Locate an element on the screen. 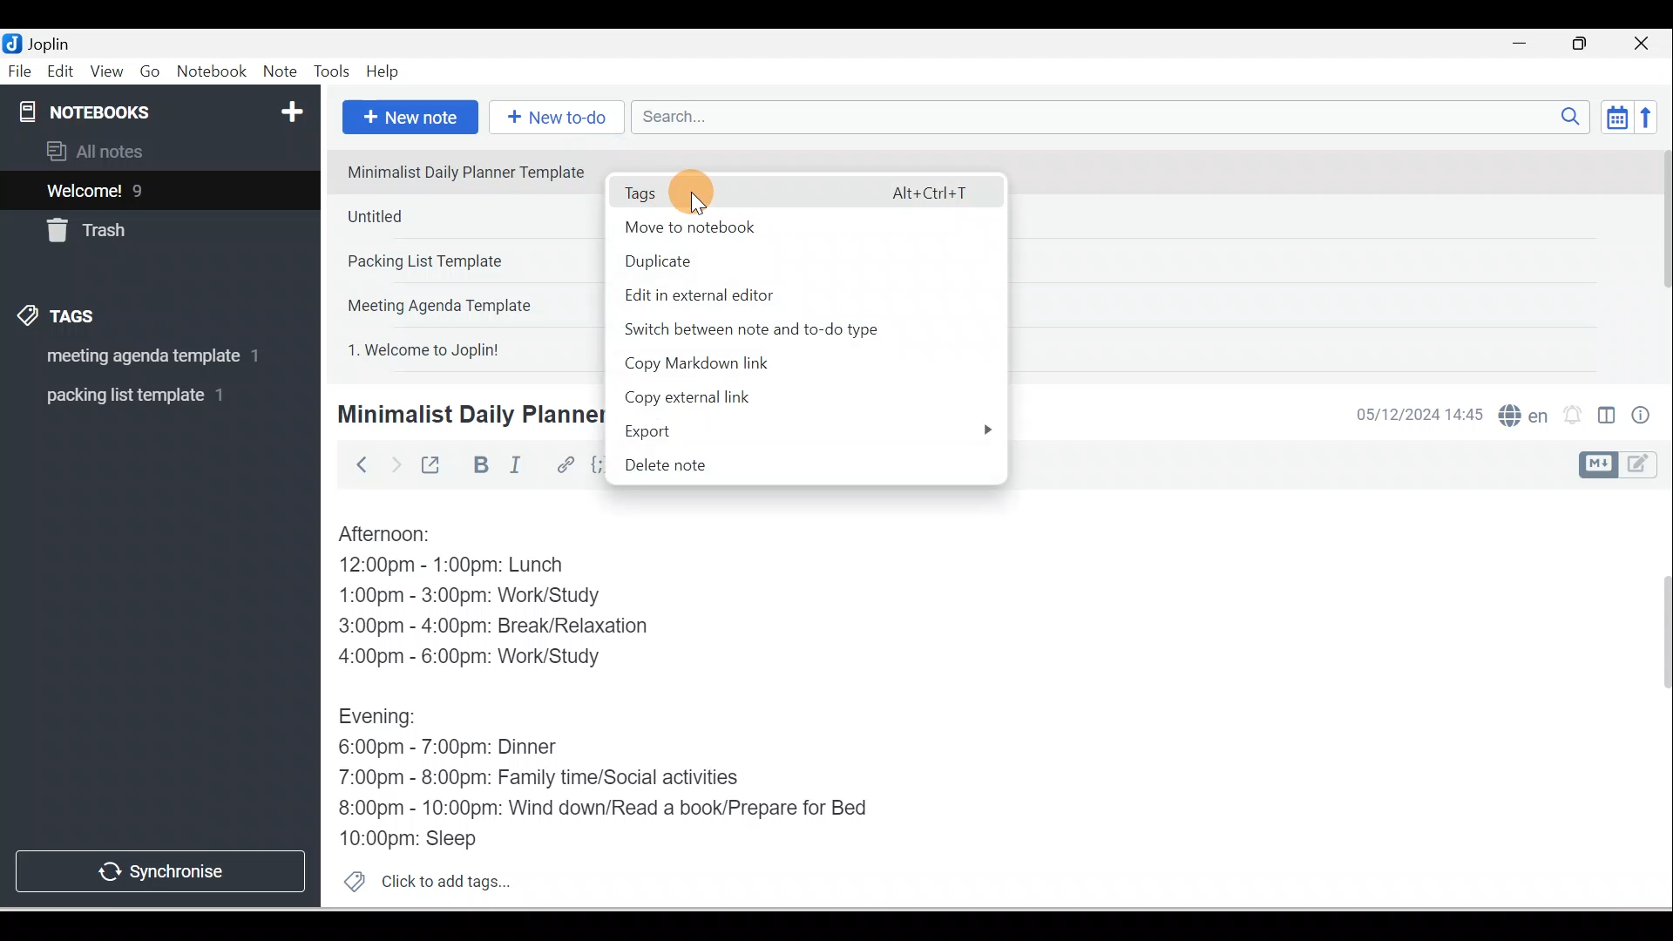 The height and width of the screenshot is (941, 1673). Edit in external editor is located at coordinates (794, 294).